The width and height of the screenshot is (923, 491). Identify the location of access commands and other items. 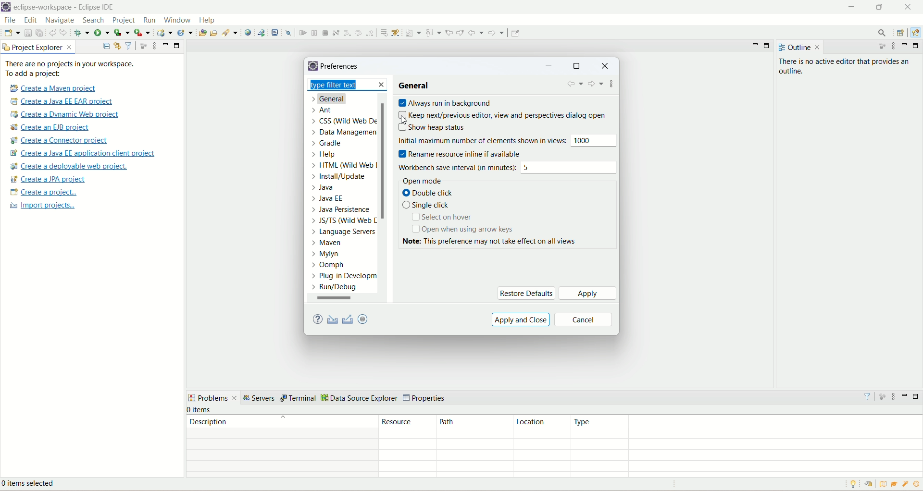
(881, 33).